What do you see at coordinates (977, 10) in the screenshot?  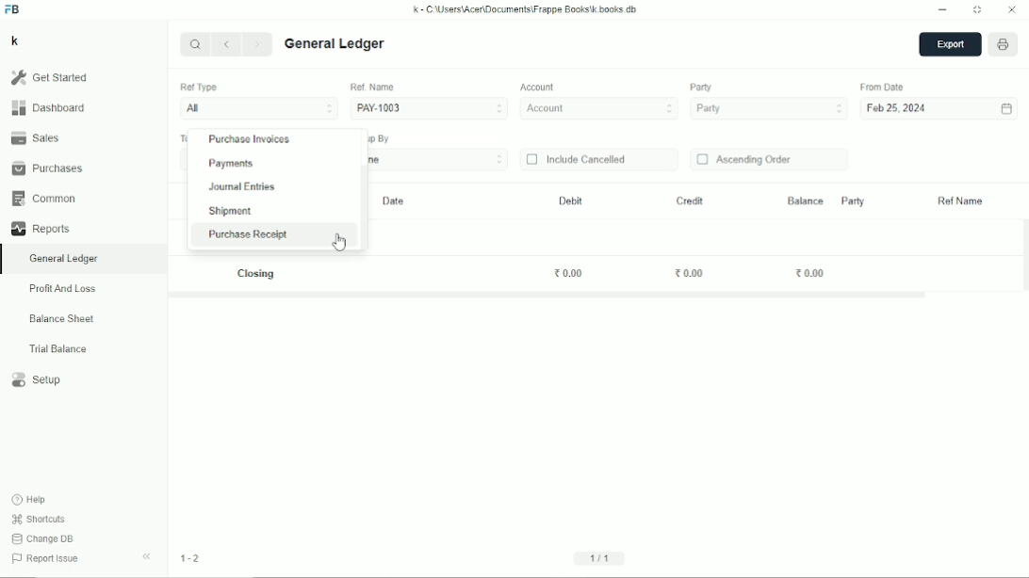 I see `Toggle between form and full width` at bounding box center [977, 10].